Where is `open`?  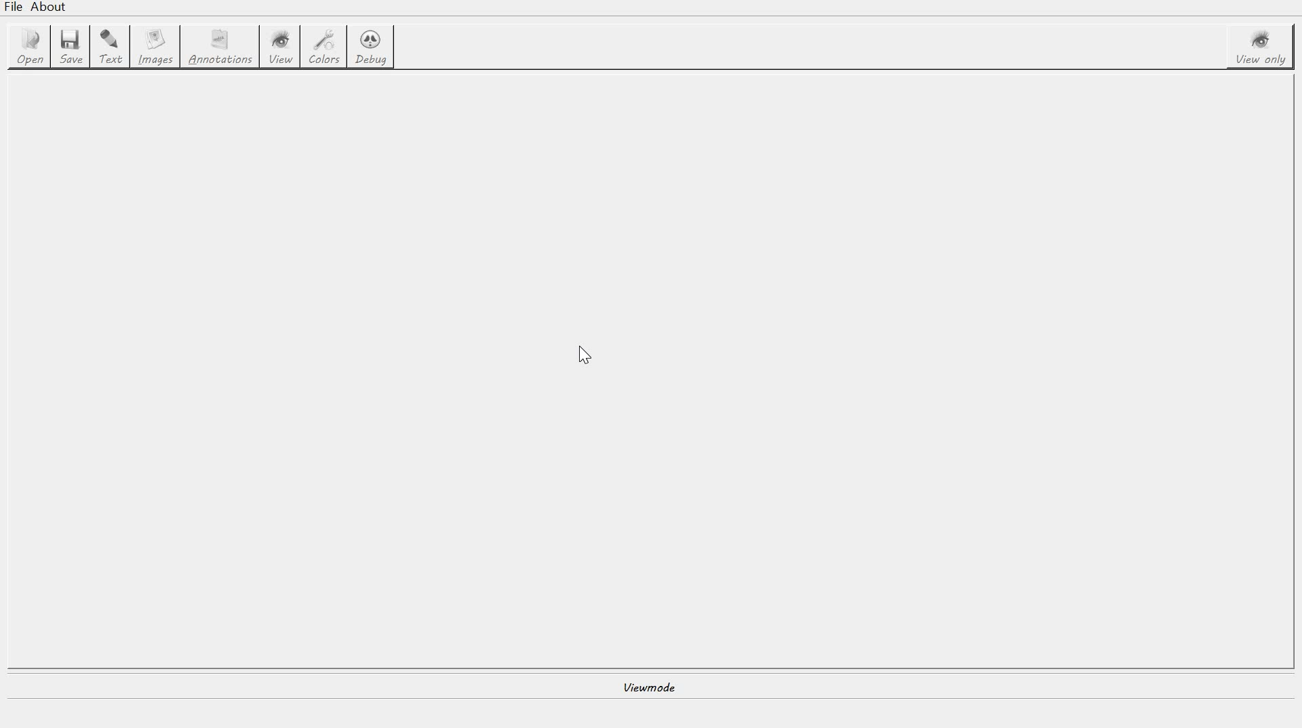 open is located at coordinates (27, 47).